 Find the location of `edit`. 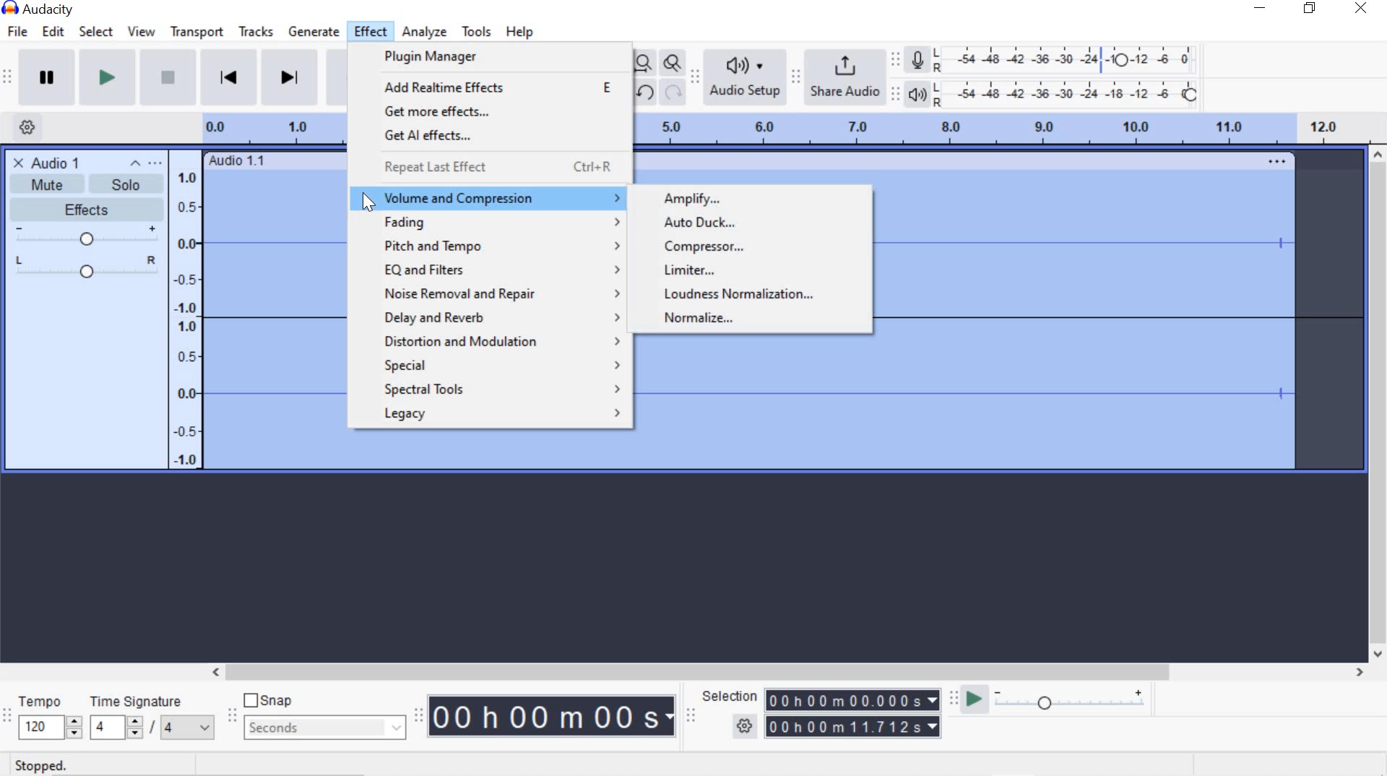

edit is located at coordinates (53, 31).